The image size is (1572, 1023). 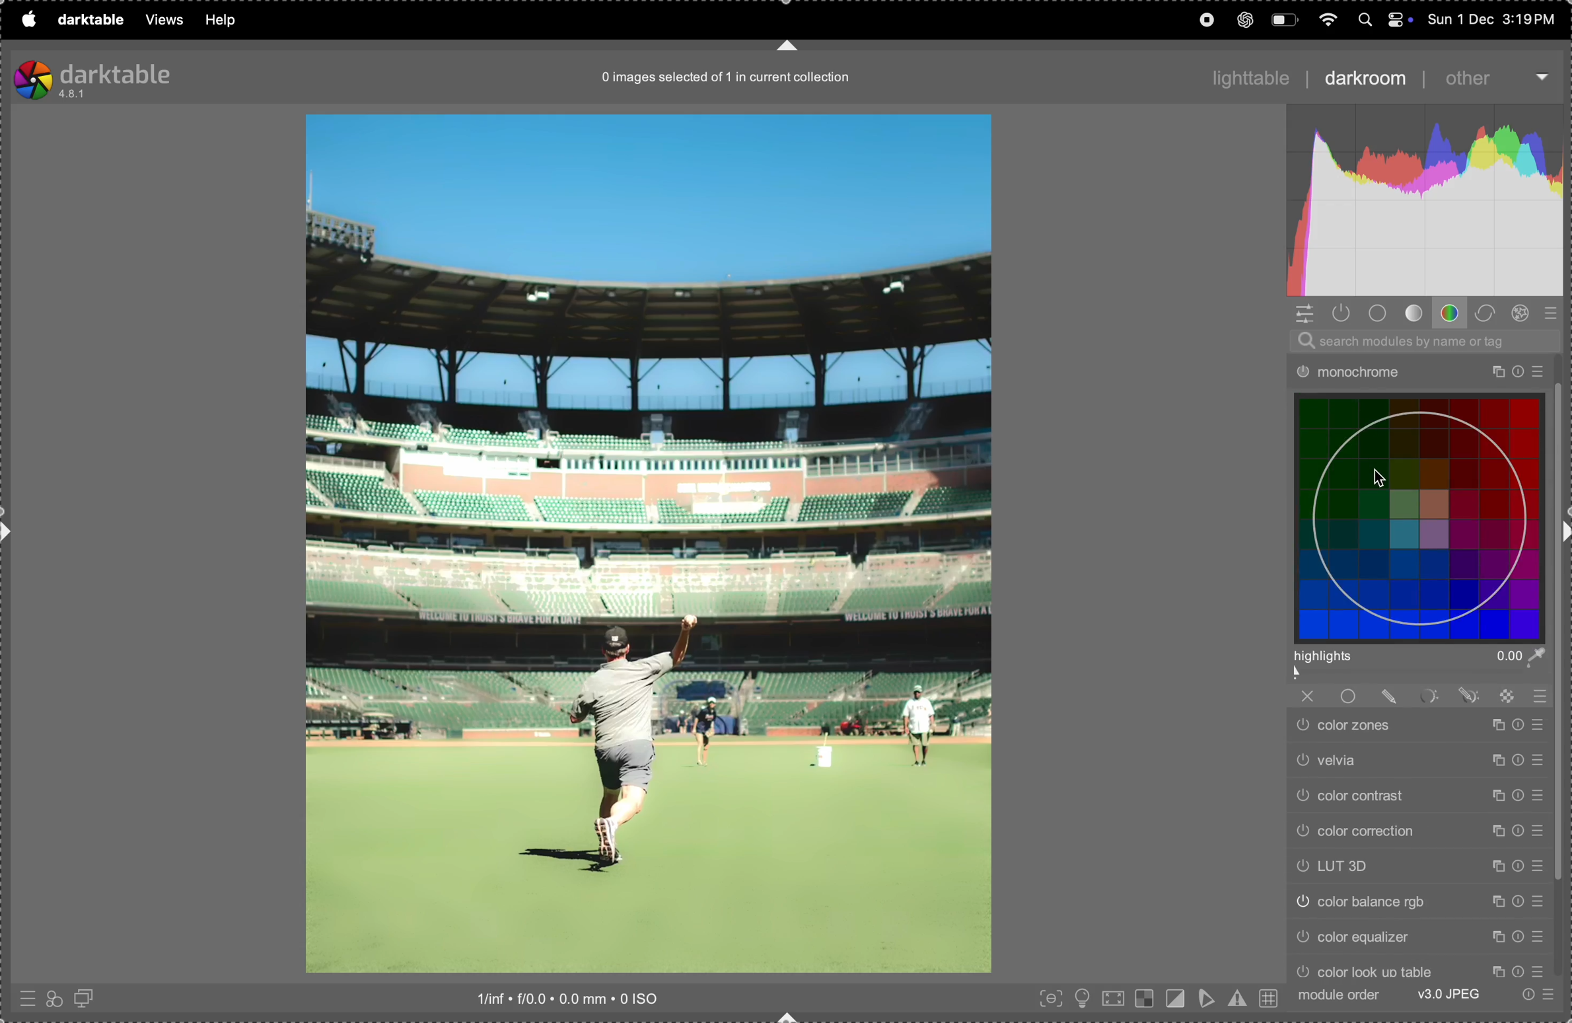 What do you see at coordinates (94, 76) in the screenshot?
I see `darktable` at bounding box center [94, 76].